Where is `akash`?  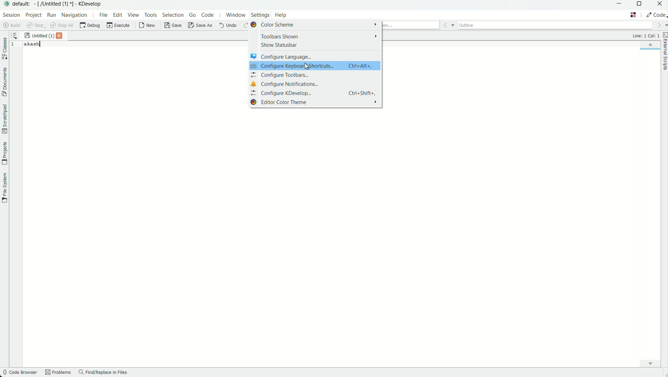
akash is located at coordinates (32, 44).